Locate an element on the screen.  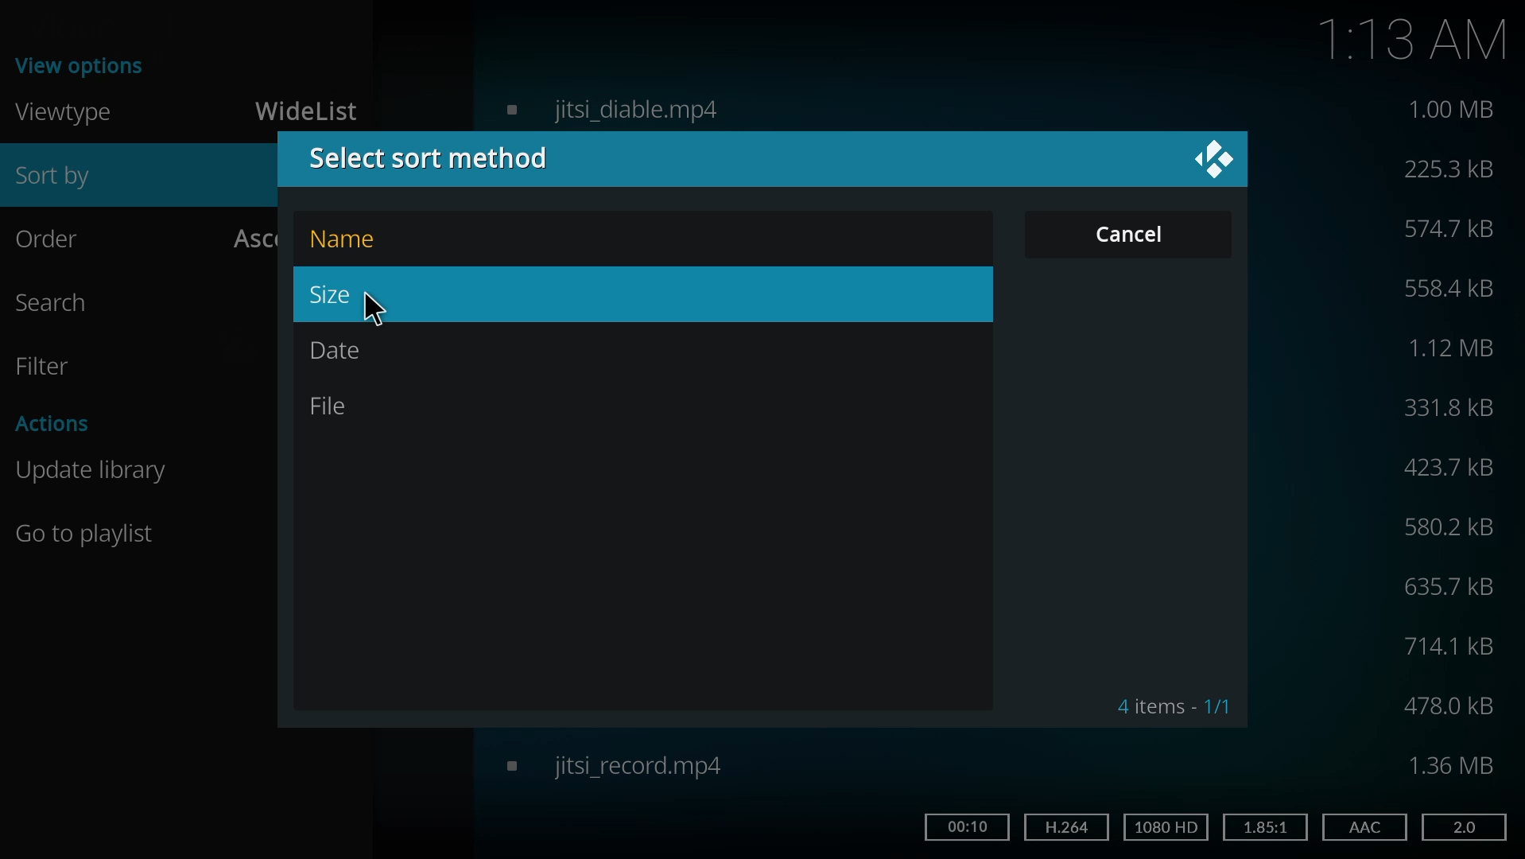
cancel is located at coordinates (1130, 235).